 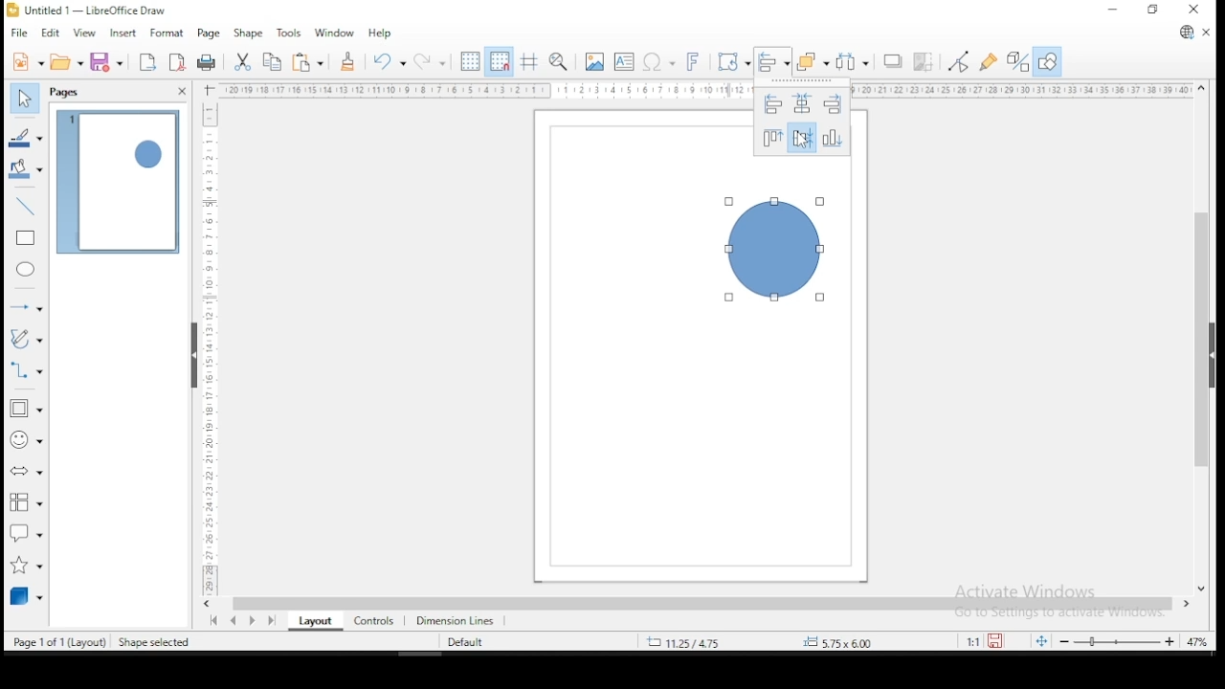 What do you see at coordinates (23, 502) in the screenshot?
I see `flowchart` at bounding box center [23, 502].